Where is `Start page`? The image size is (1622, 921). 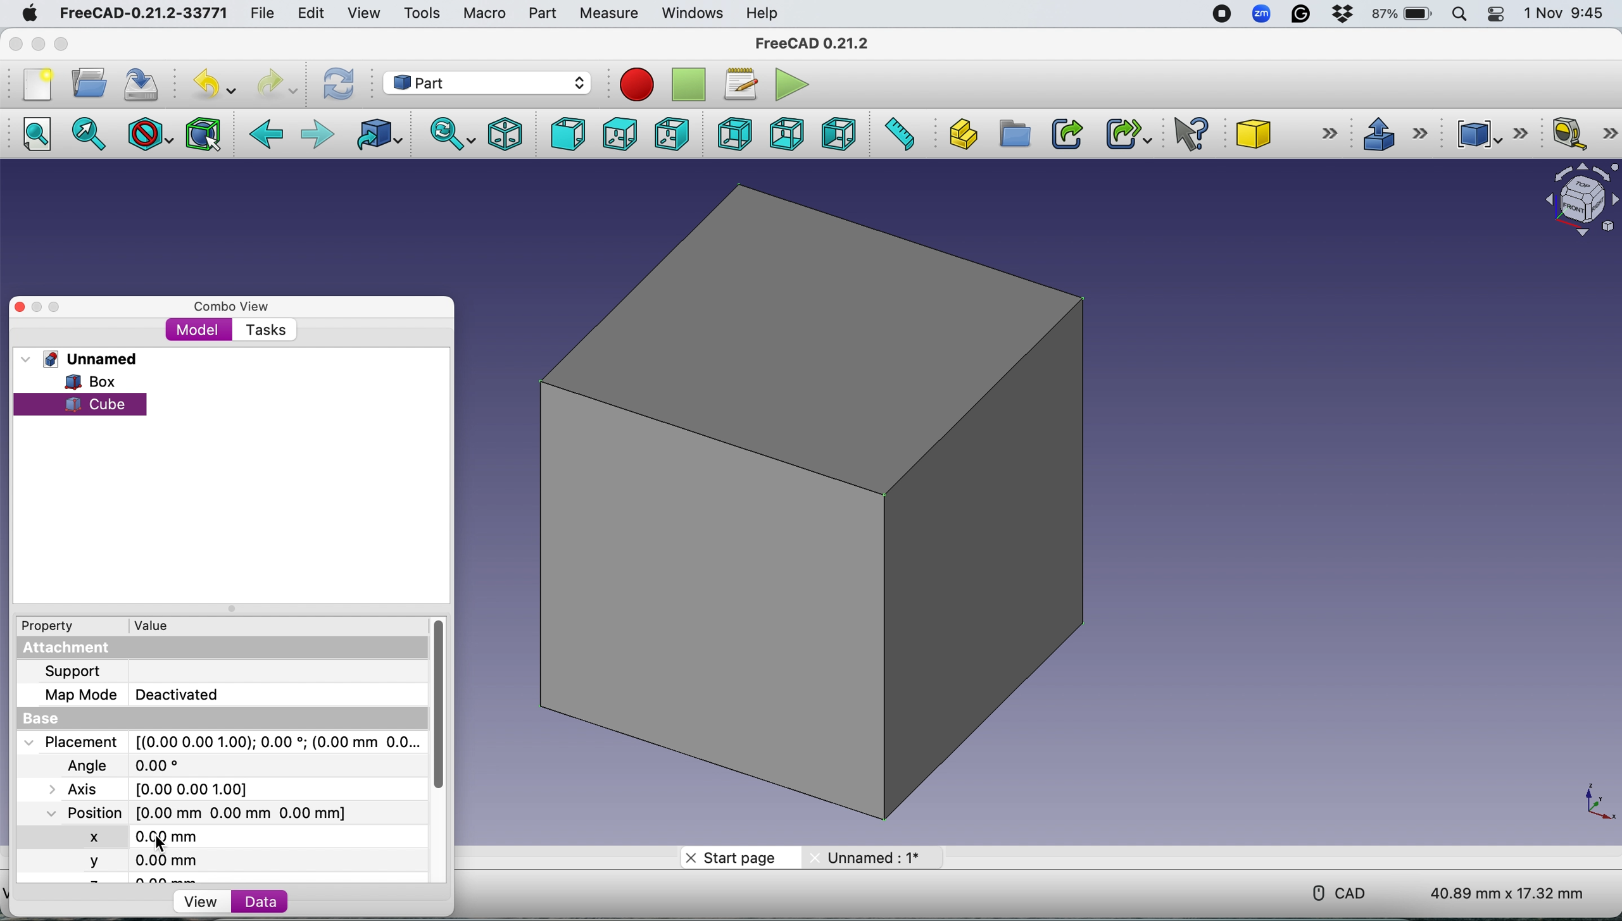
Start page is located at coordinates (736, 858).